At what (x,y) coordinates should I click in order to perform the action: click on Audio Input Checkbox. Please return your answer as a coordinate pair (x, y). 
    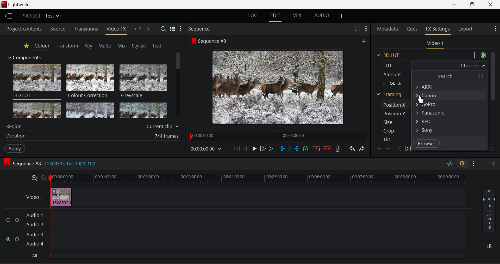
    Looking at the image, I should click on (8, 220).